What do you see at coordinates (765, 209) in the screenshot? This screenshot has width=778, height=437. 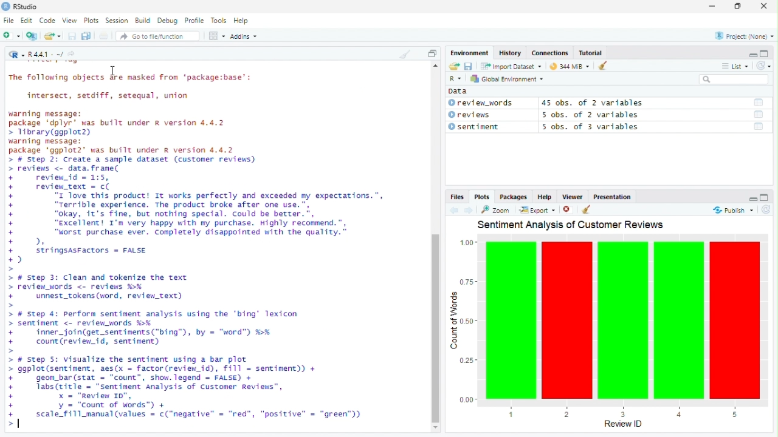 I see `Refresh` at bounding box center [765, 209].